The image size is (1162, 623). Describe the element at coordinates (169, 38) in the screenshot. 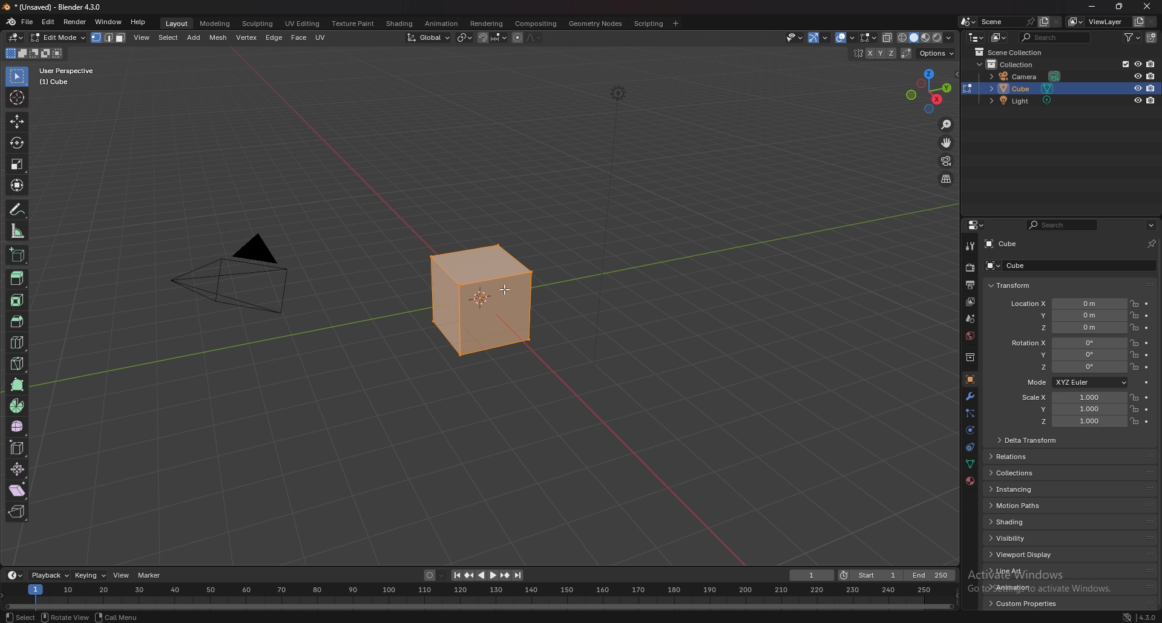

I see `select` at that location.